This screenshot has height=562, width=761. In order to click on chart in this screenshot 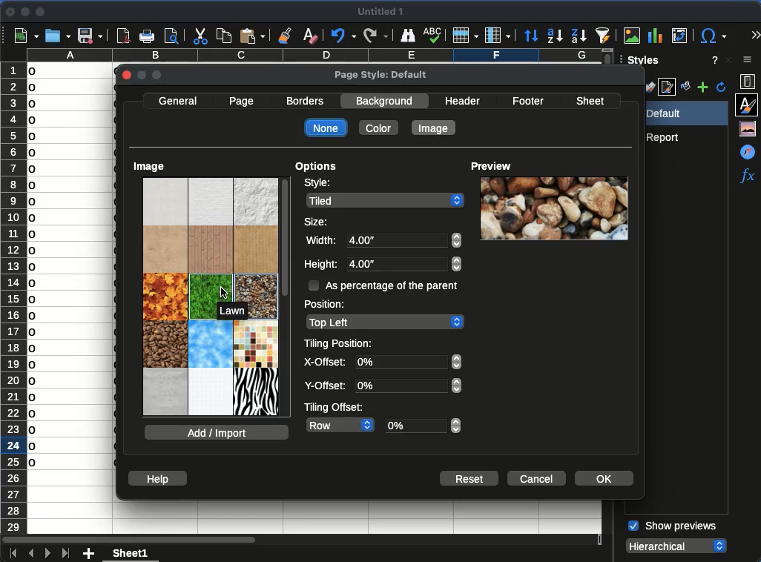, I will do `click(654, 35)`.